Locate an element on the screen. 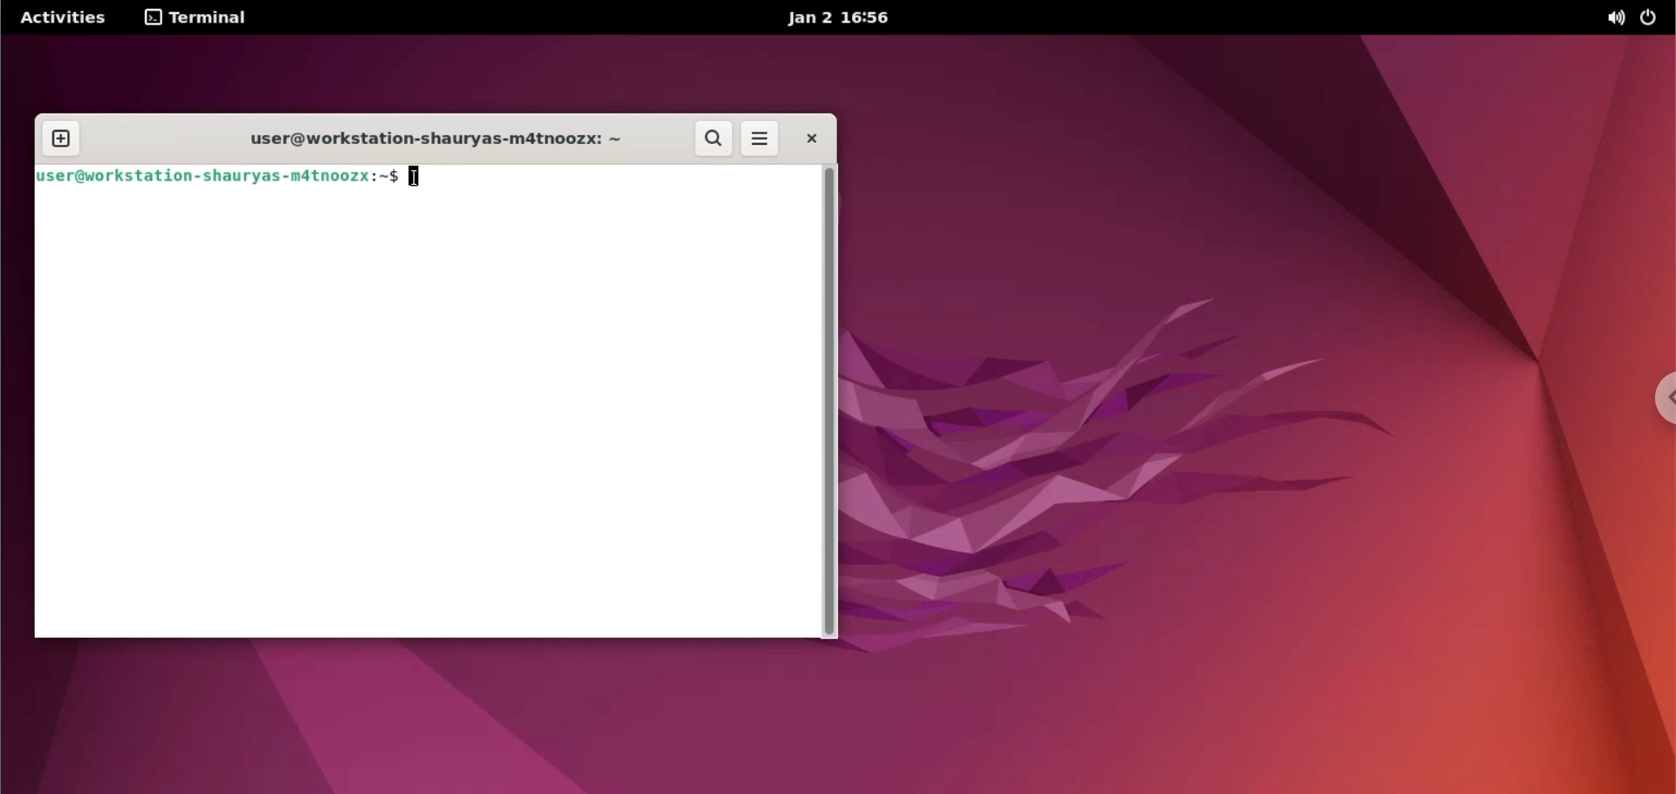 The height and width of the screenshot is (794, 1676). sound options is located at coordinates (1611, 18).